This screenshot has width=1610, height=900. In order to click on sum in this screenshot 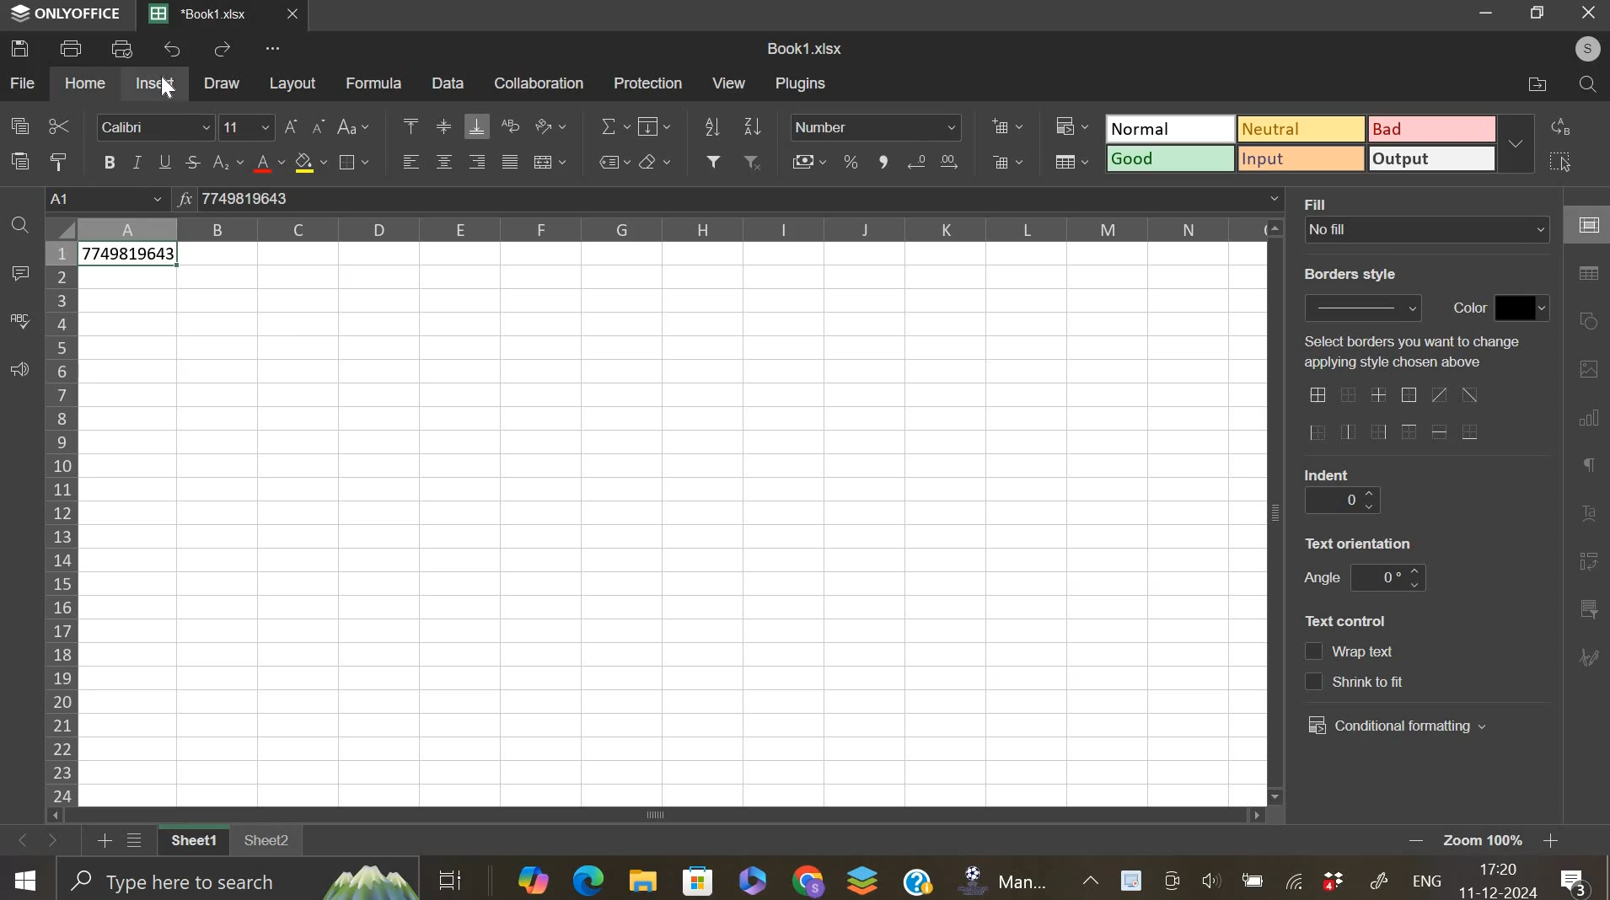, I will do `click(614, 126)`.